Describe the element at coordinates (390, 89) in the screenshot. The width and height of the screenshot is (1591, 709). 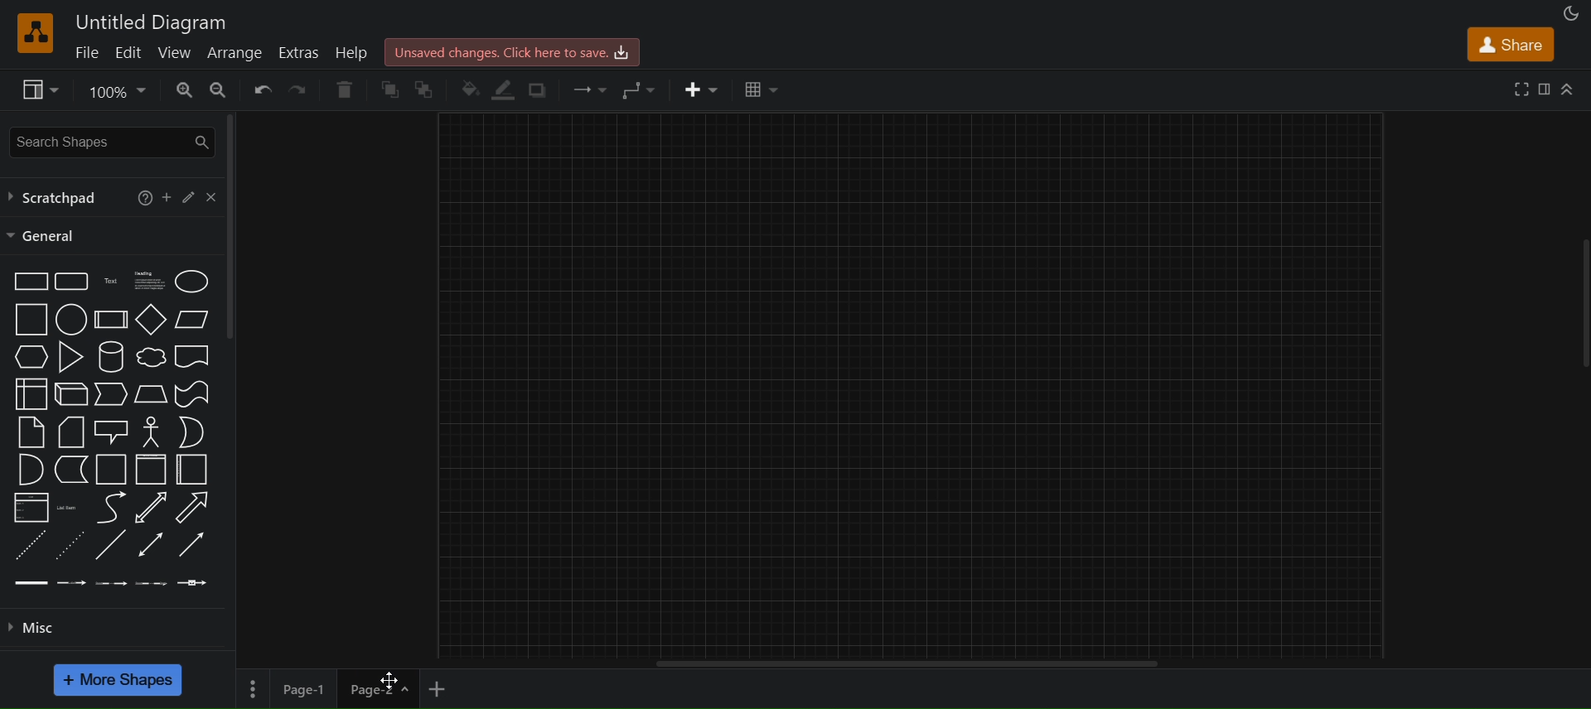
I see `to front` at that location.